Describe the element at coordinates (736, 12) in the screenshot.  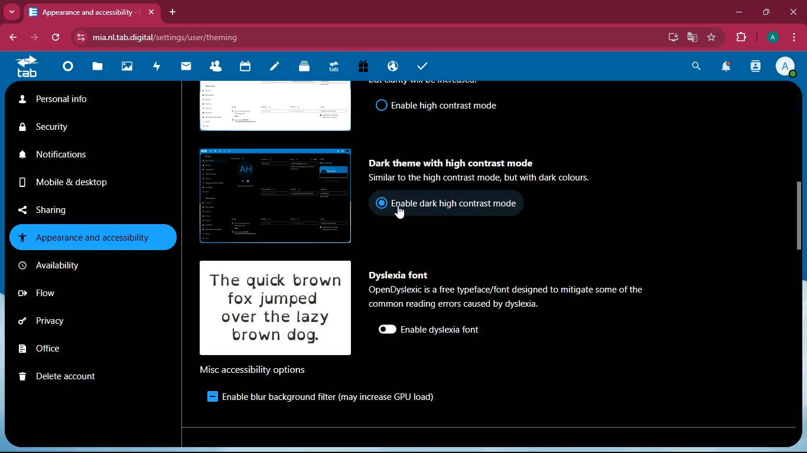
I see `minimize` at that location.